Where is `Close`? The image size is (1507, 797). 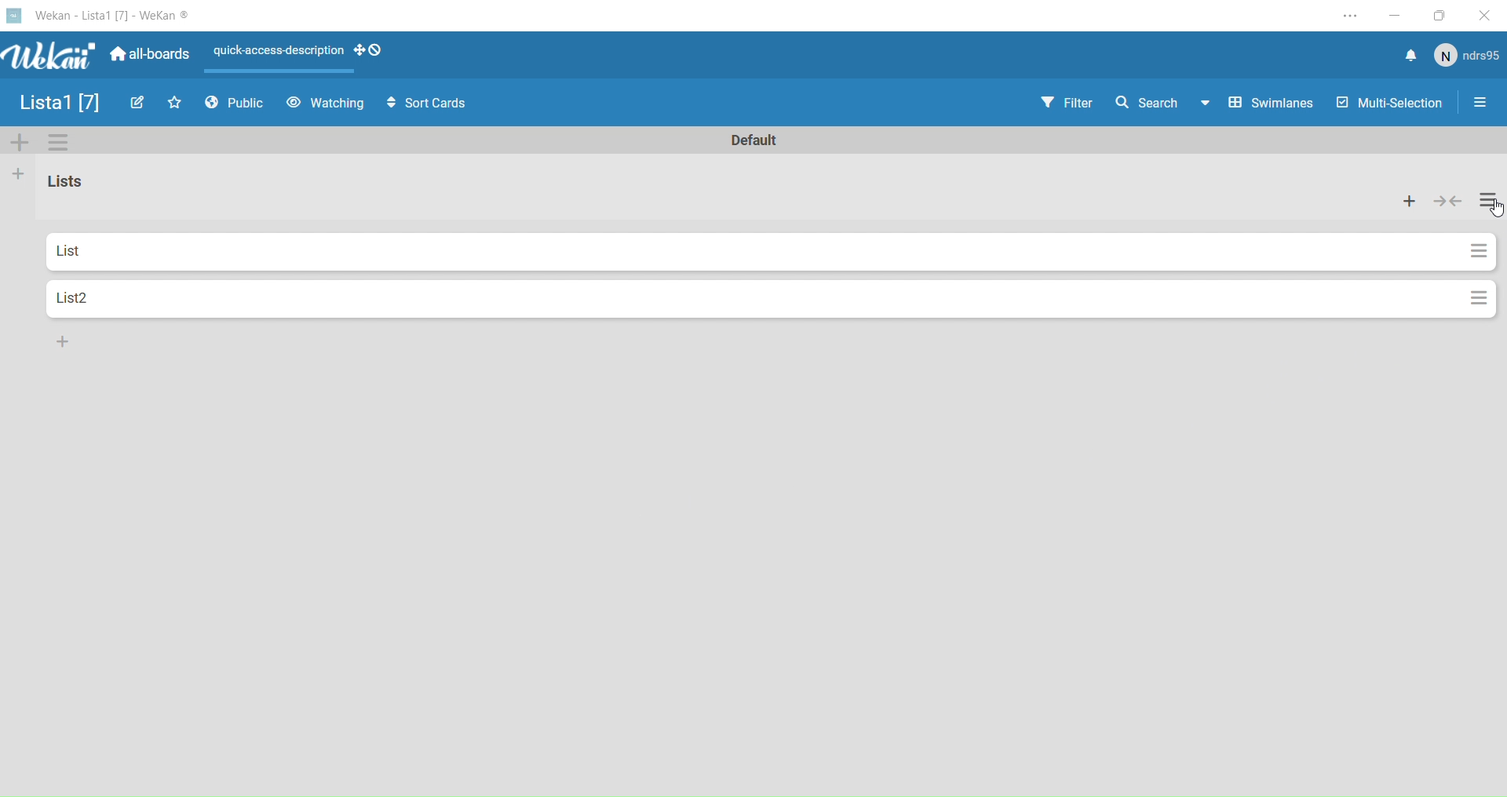
Close is located at coordinates (1487, 15).